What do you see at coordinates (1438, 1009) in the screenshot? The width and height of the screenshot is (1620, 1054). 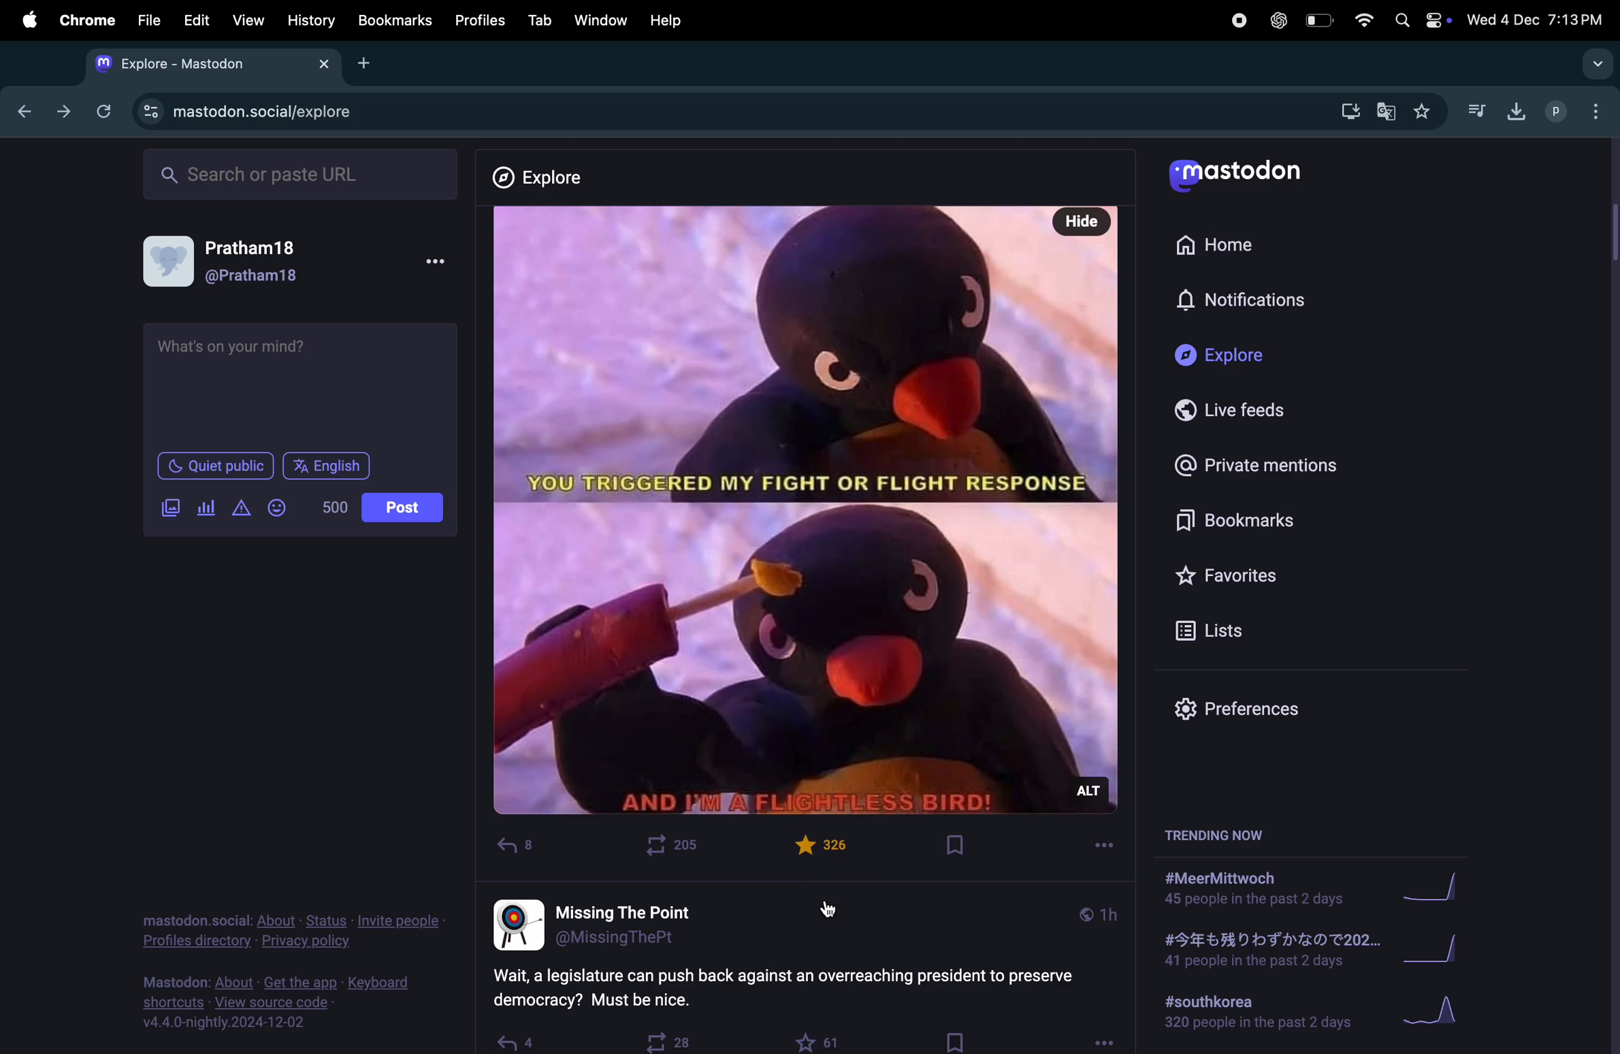 I see `Graph` at bounding box center [1438, 1009].